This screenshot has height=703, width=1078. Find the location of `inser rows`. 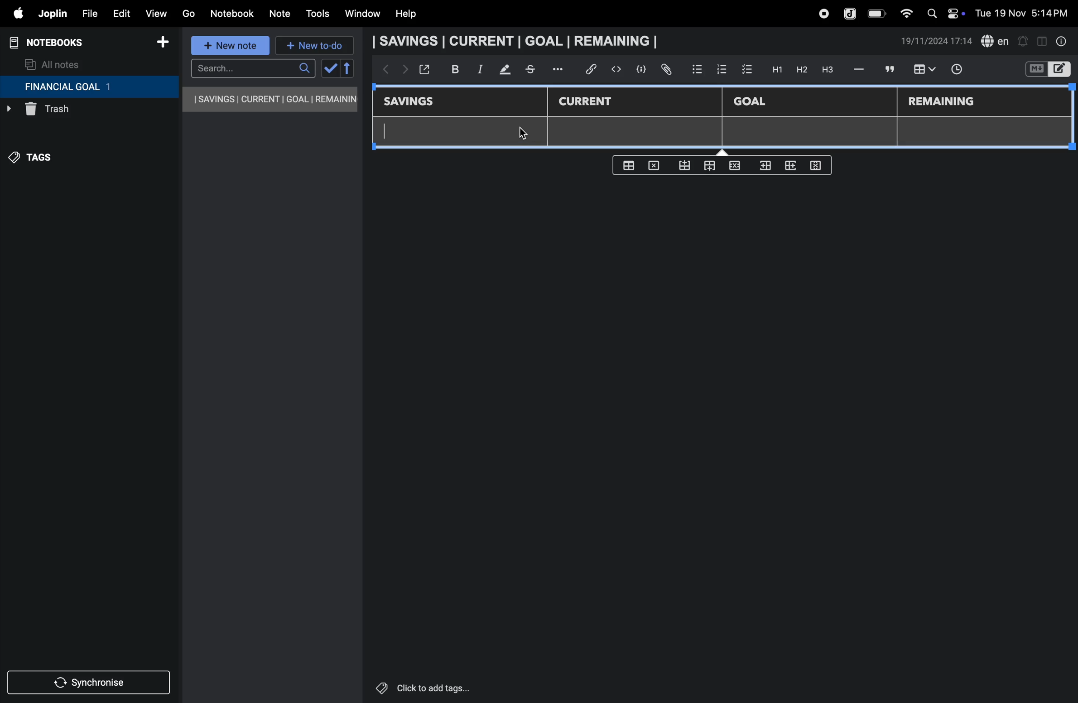

inser rows is located at coordinates (764, 168).